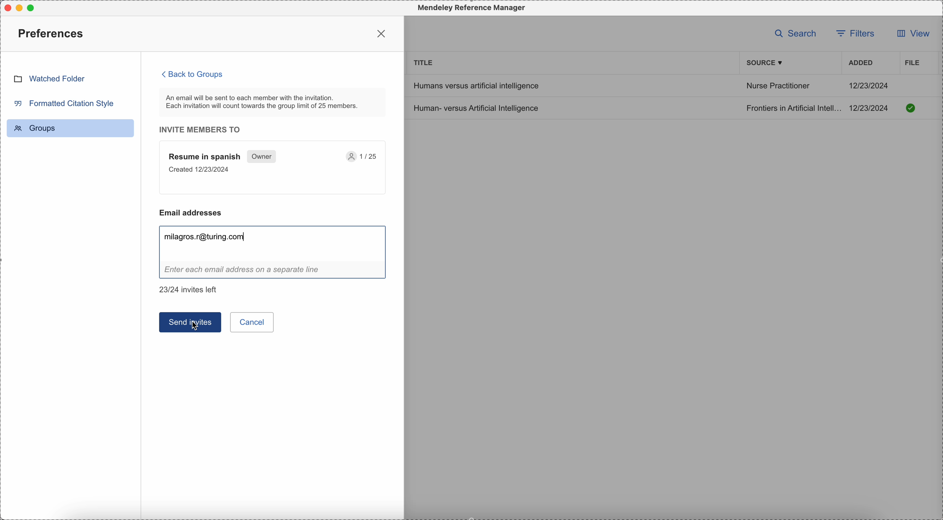  Describe the element at coordinates (273, 102) in the screenshot. I see `An email will be sent to each member with the invitation. Each invitation will count towards the group limit of 25 members.` at that location.